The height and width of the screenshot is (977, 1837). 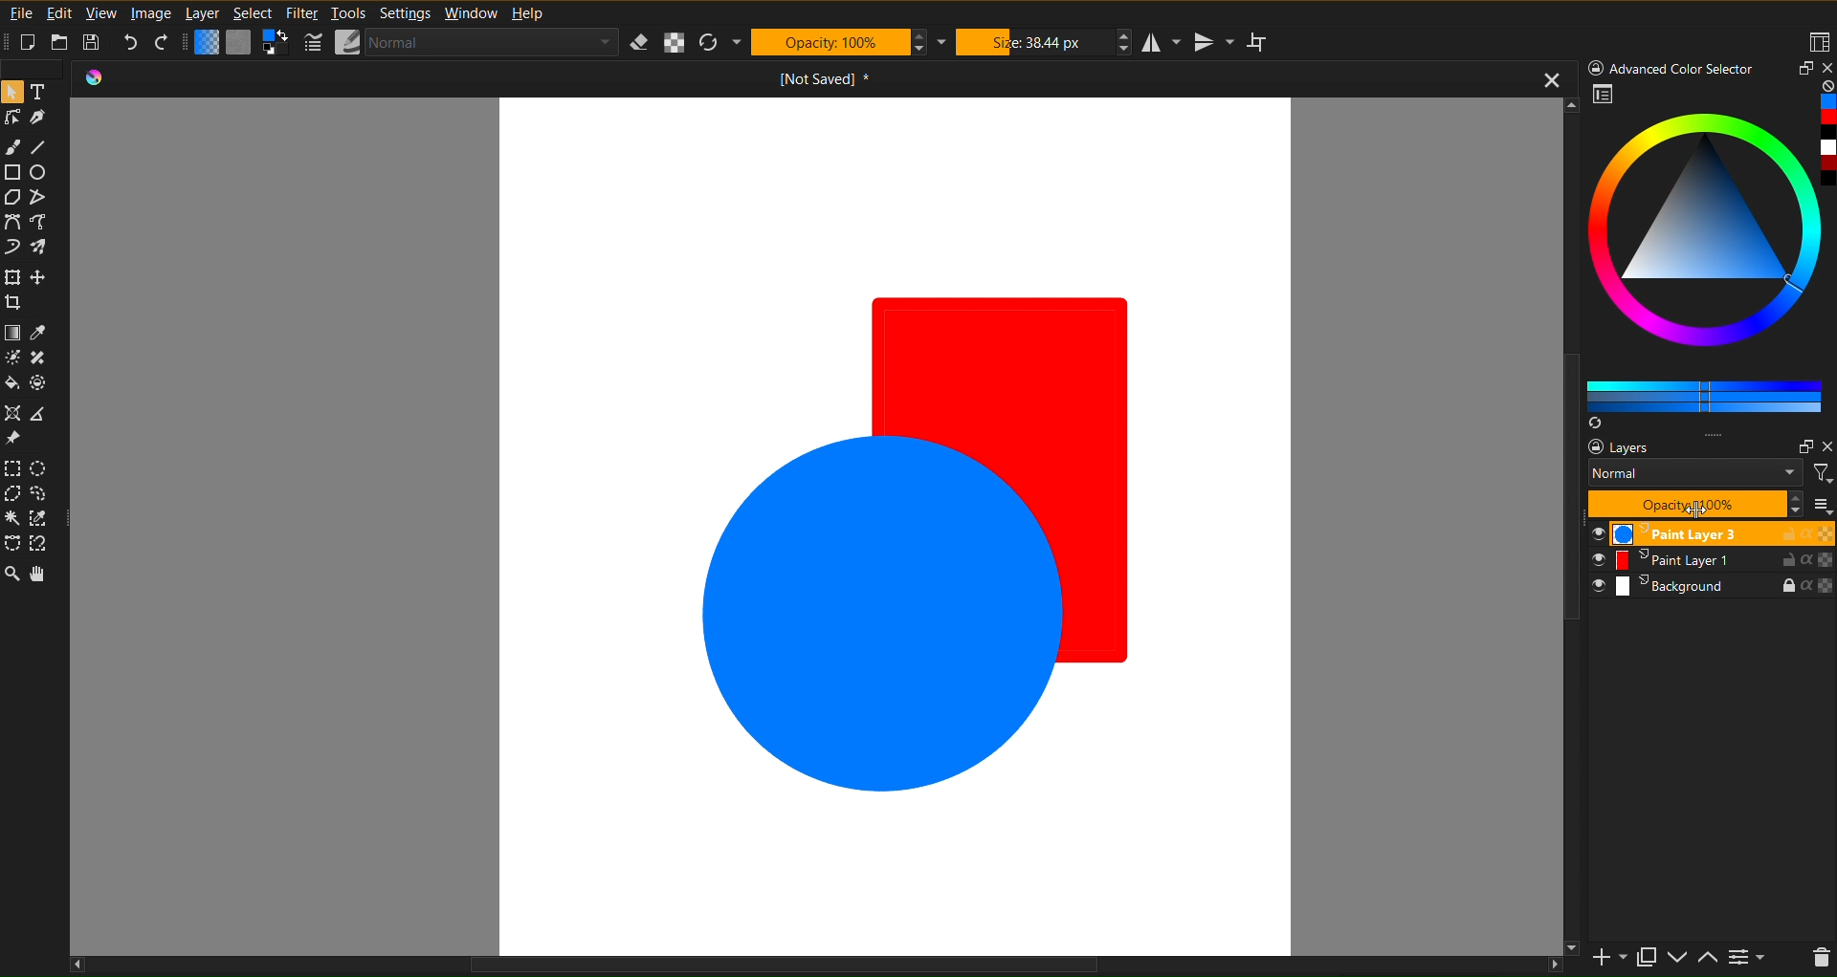 What do you see at coordinates (13, 175) in the screenshot?
I see `Shape Tools` at bounding box center [13, 175].